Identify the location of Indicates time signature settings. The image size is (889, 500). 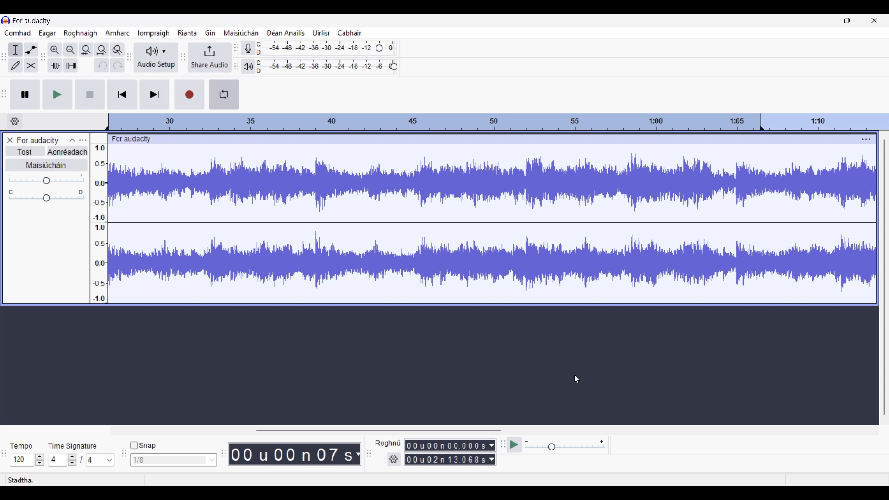
(73, 446).